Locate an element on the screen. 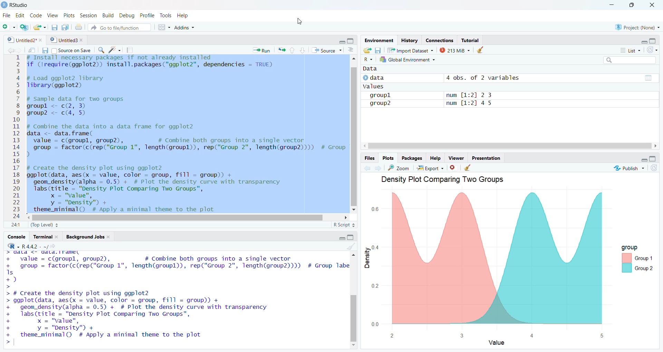  clear is located at coordinates (488, 50).